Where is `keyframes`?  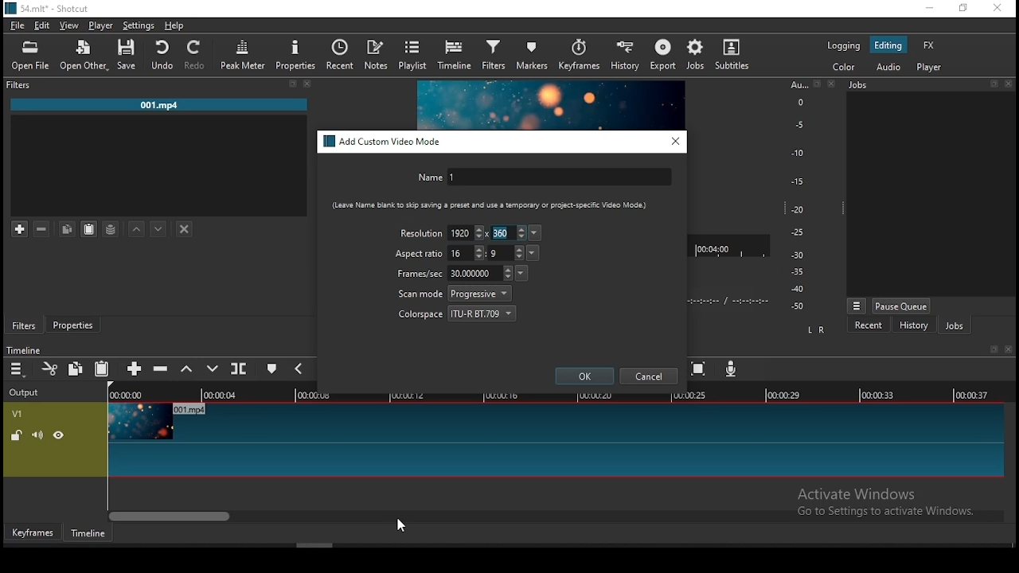
keyframes is located at coordinates (579, 57).